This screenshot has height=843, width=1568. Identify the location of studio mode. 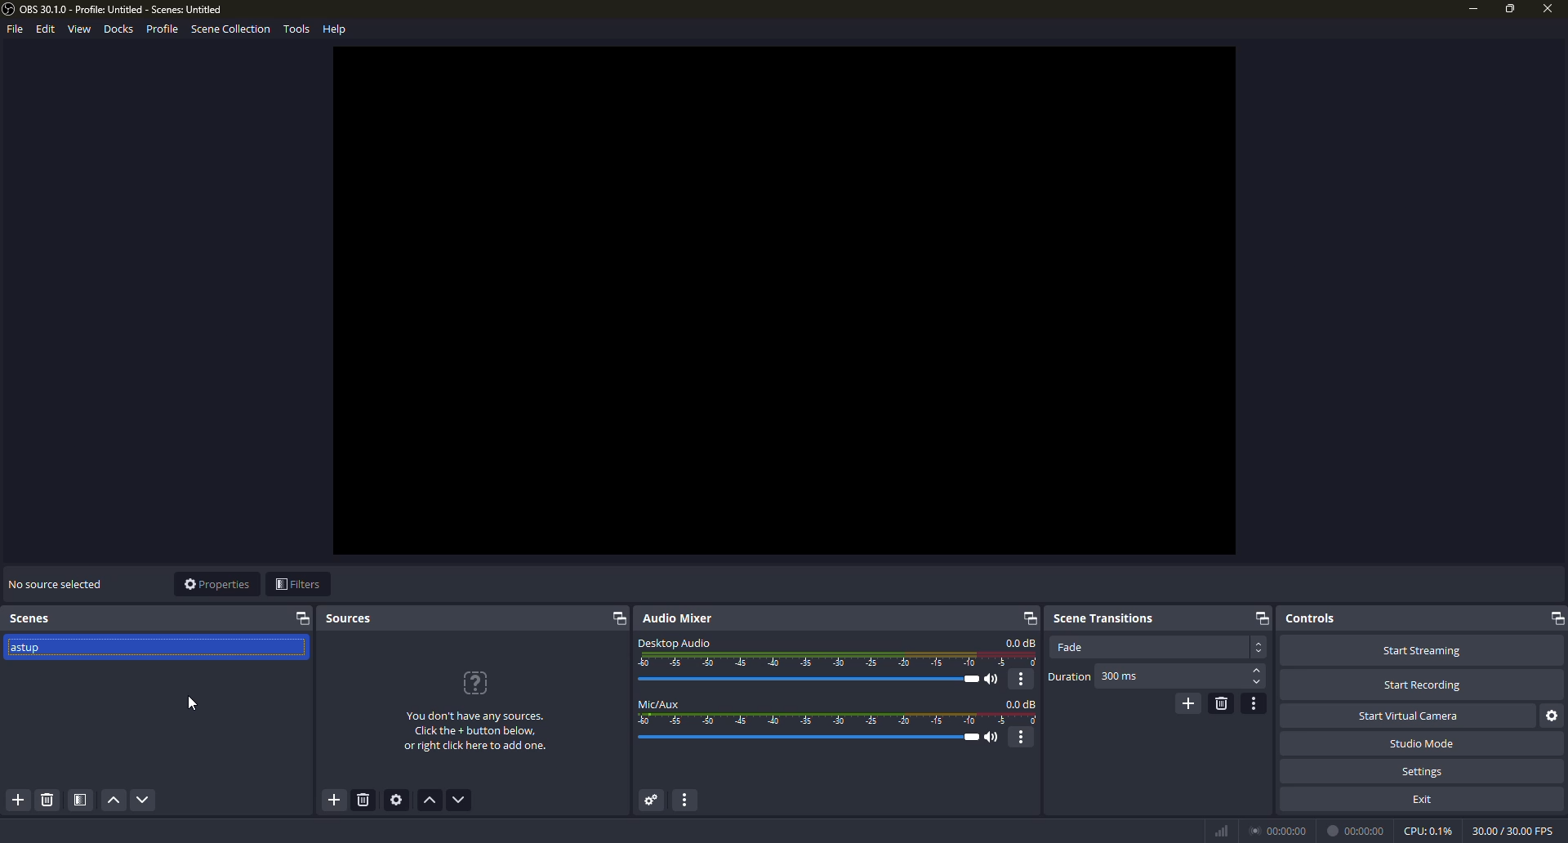
(1421, 743).